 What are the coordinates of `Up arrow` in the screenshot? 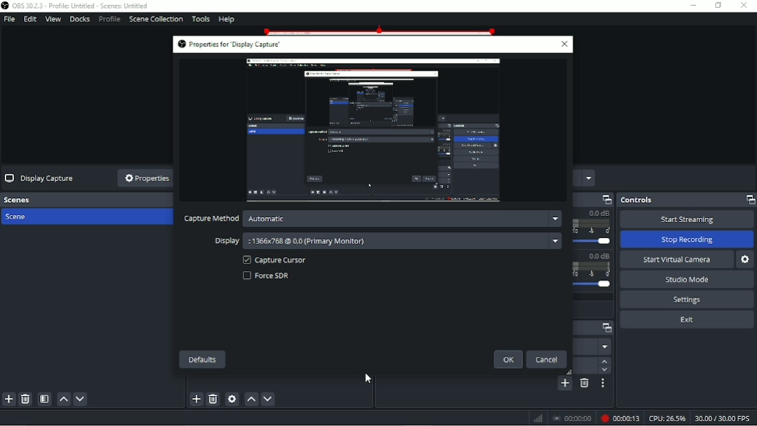 It's located at (594, 361).